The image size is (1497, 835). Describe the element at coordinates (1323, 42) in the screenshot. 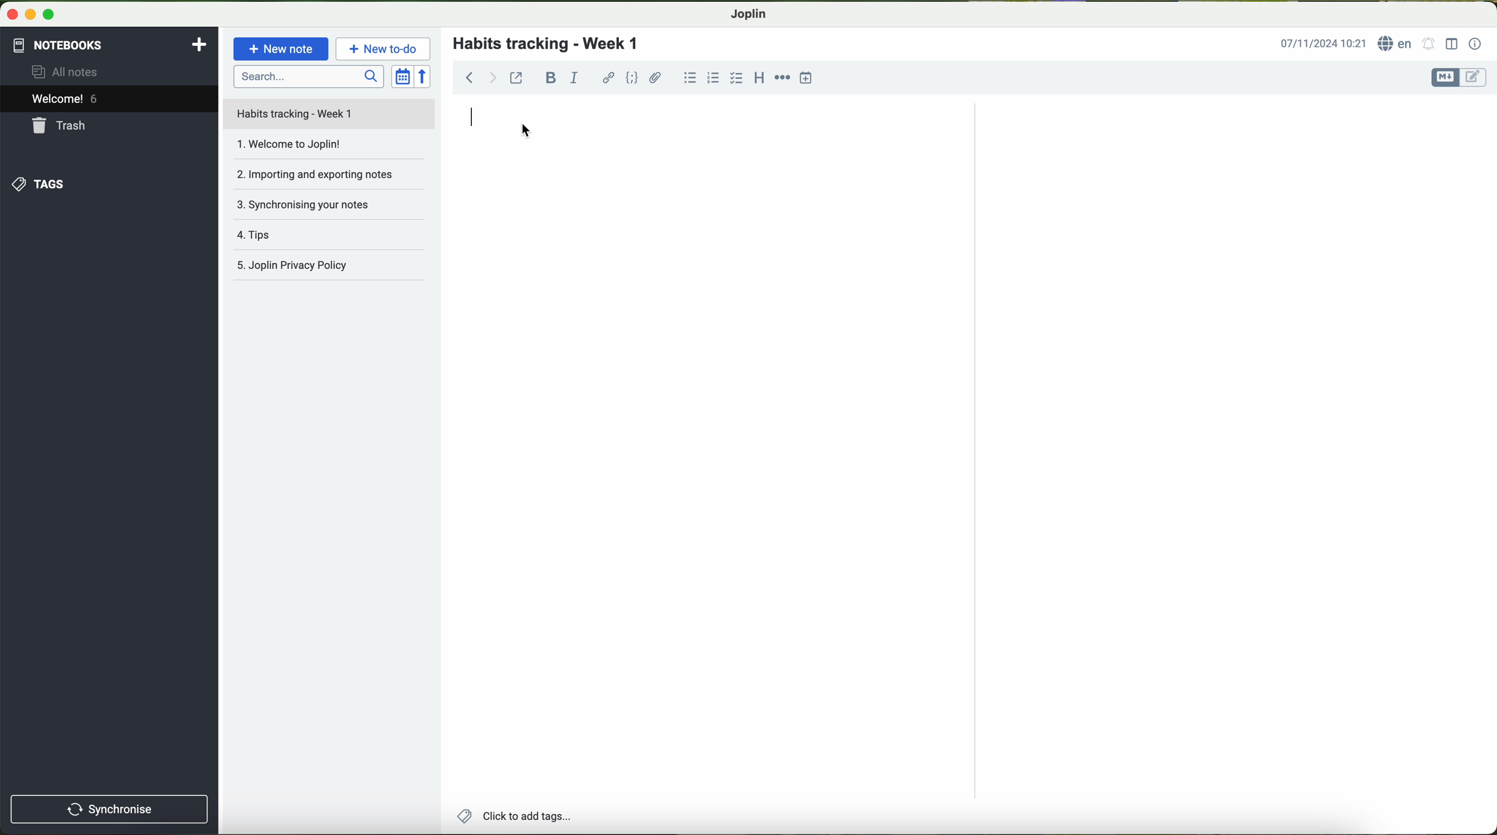

I see `date and hour` at that location.